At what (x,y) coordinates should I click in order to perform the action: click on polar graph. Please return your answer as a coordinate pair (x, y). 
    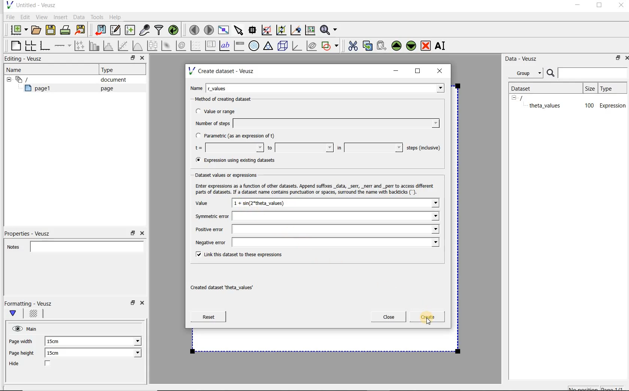
    Looking at the image, I should click on (254, 46).